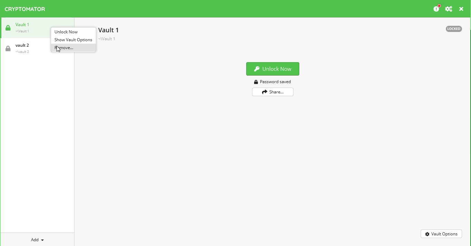  What do you see at coordinates (449, 9) in the screenshot?
I see `preferences` at bounding box center [449, 9].